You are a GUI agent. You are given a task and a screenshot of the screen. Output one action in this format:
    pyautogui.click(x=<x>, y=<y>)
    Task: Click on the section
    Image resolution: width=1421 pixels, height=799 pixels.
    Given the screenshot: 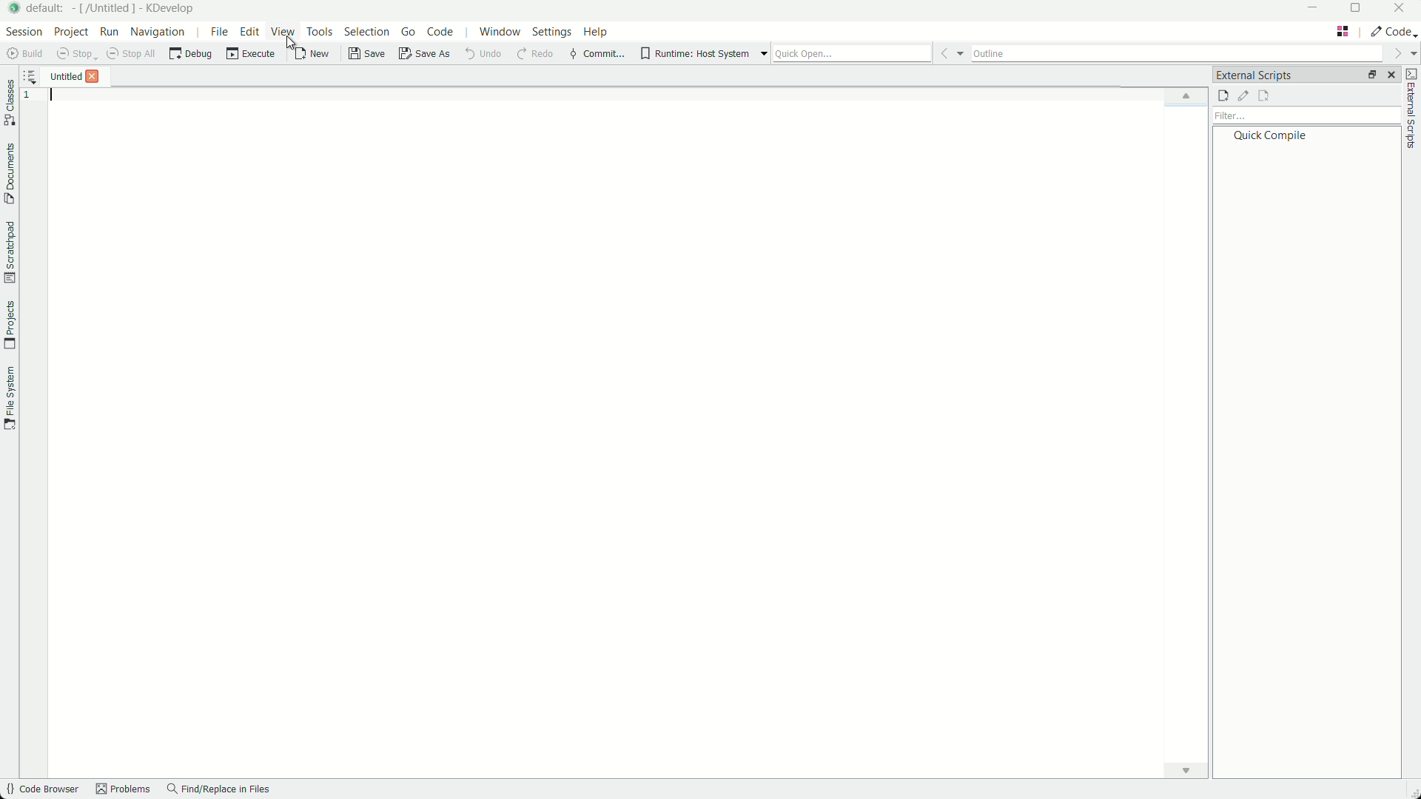 What is the action you would take?
    pyautogui.click(x=21, y=34)
    